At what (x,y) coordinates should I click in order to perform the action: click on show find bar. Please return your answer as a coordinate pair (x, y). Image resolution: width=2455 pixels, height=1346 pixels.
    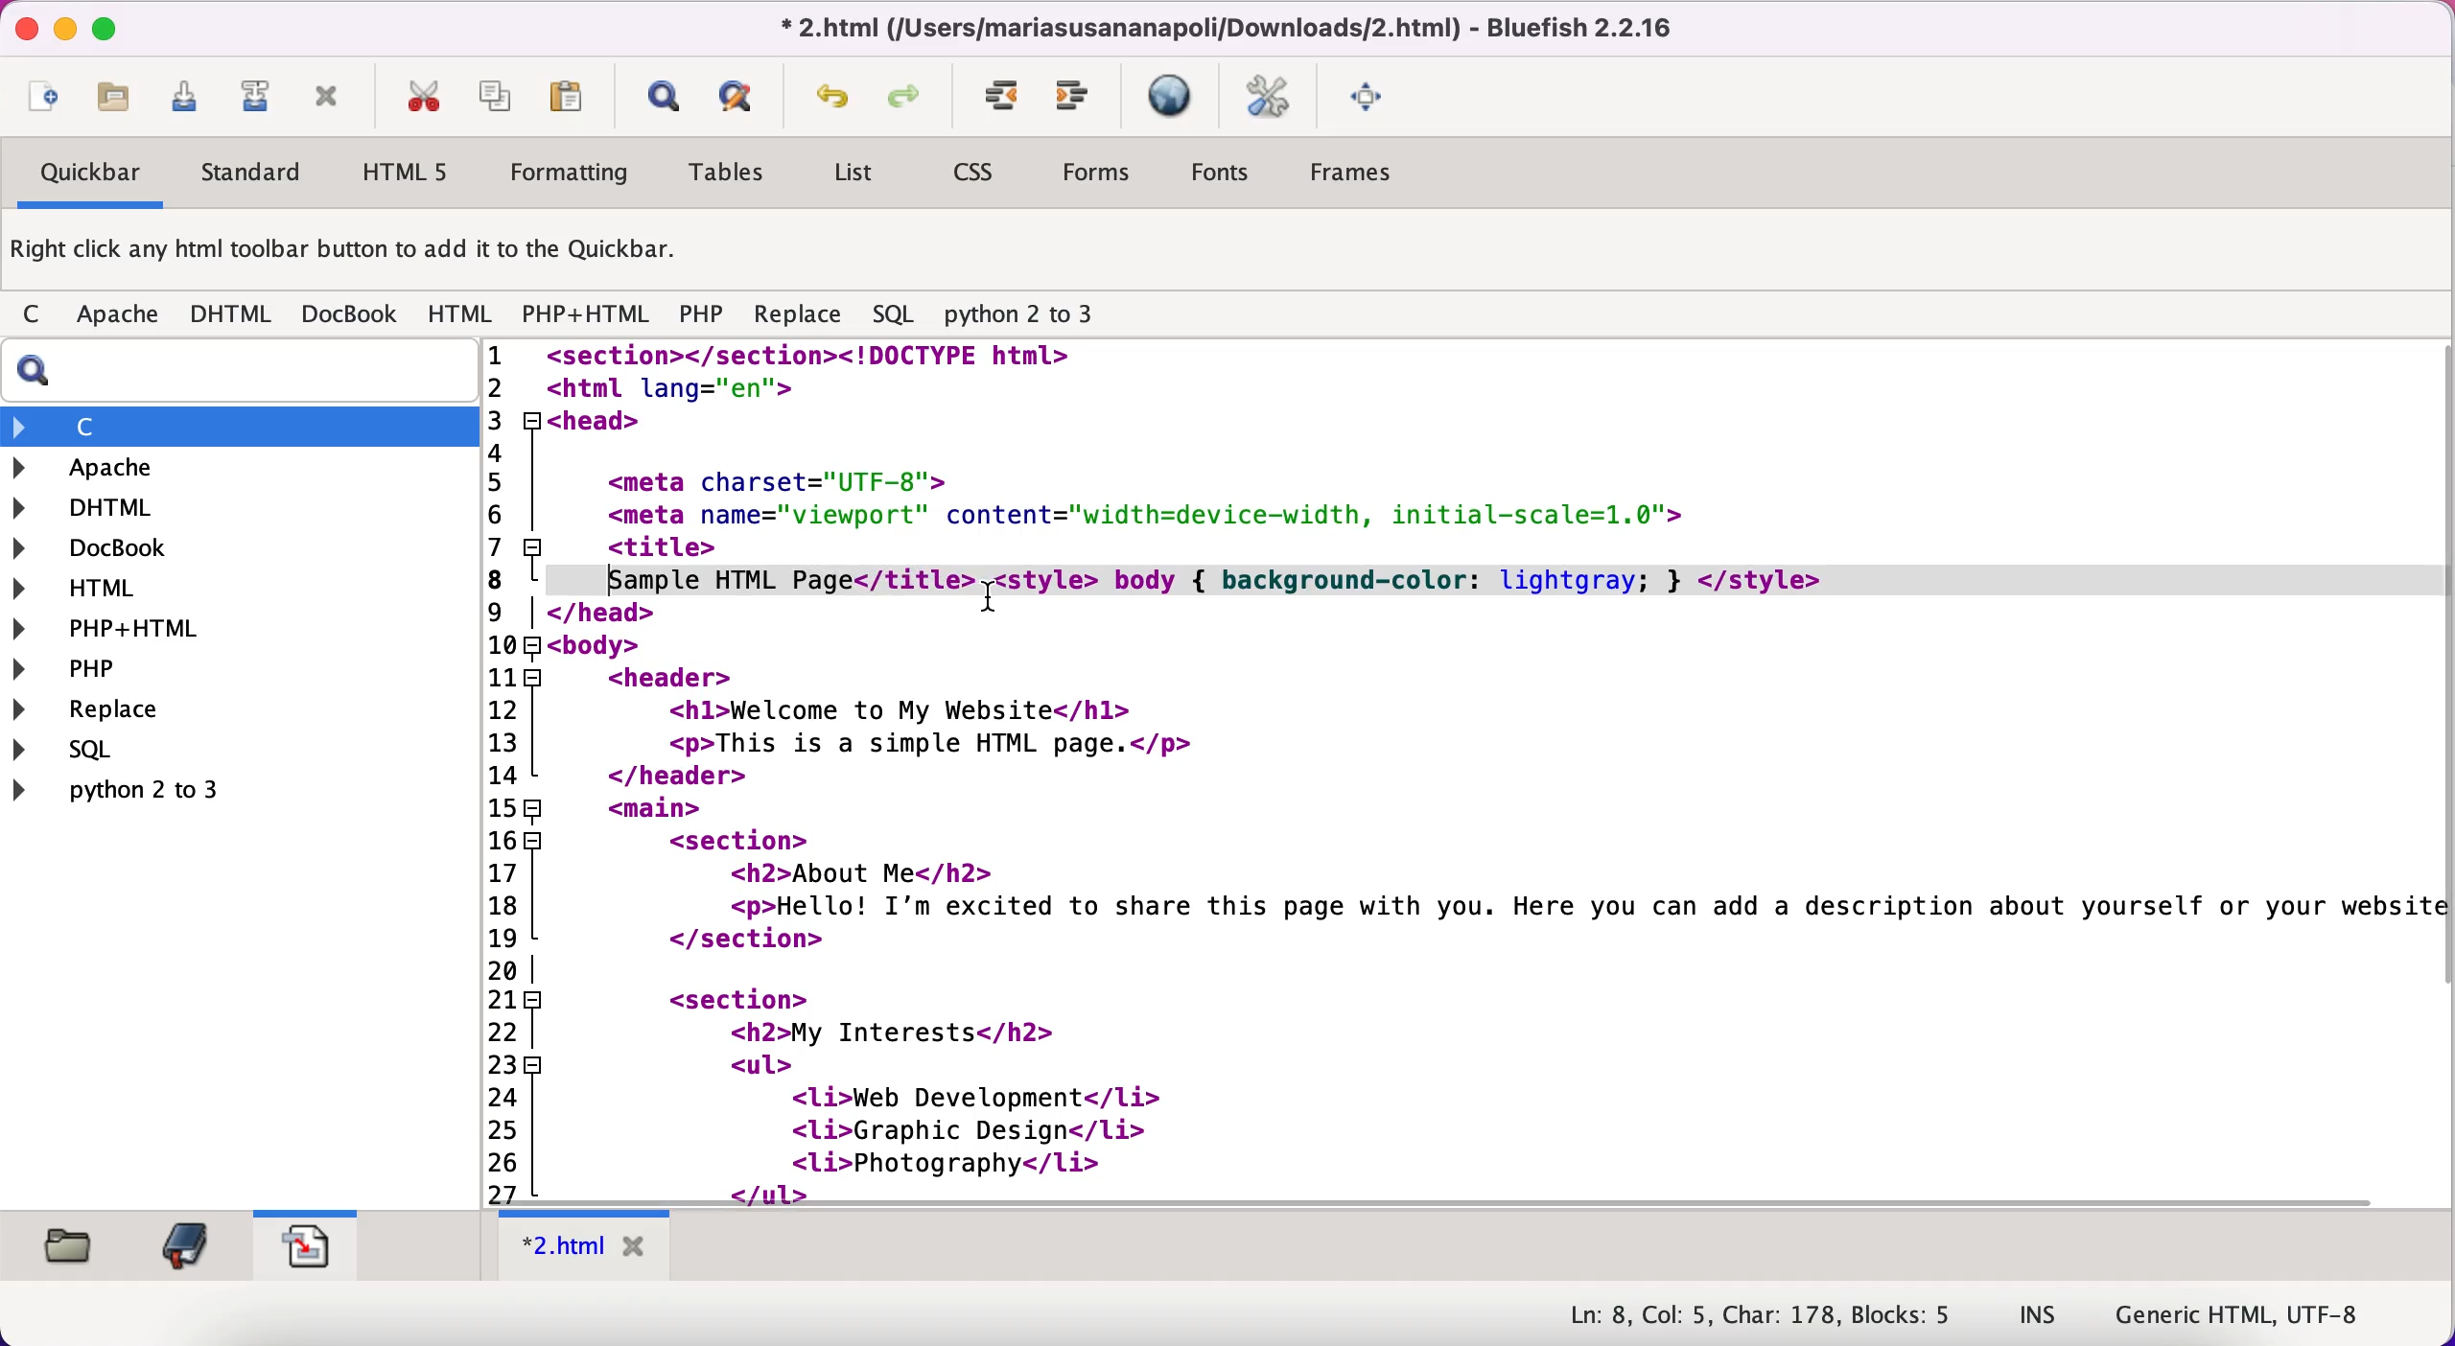
    Looking at the image, I should click on (663, 99).